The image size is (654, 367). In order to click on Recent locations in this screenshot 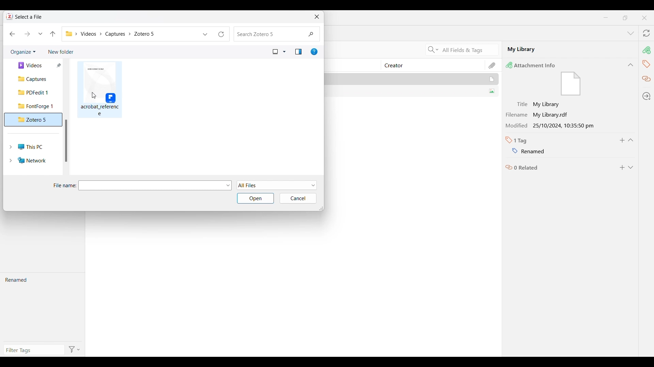, I will do `click(40, 34)`.